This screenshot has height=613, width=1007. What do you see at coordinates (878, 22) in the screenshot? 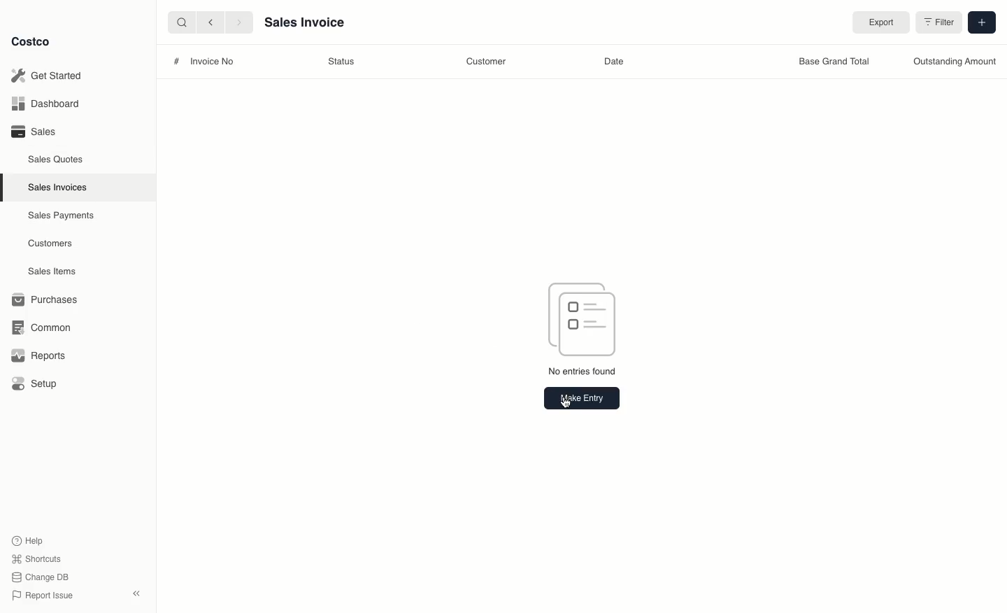
I see `Export` at bounding box center [878, 22].